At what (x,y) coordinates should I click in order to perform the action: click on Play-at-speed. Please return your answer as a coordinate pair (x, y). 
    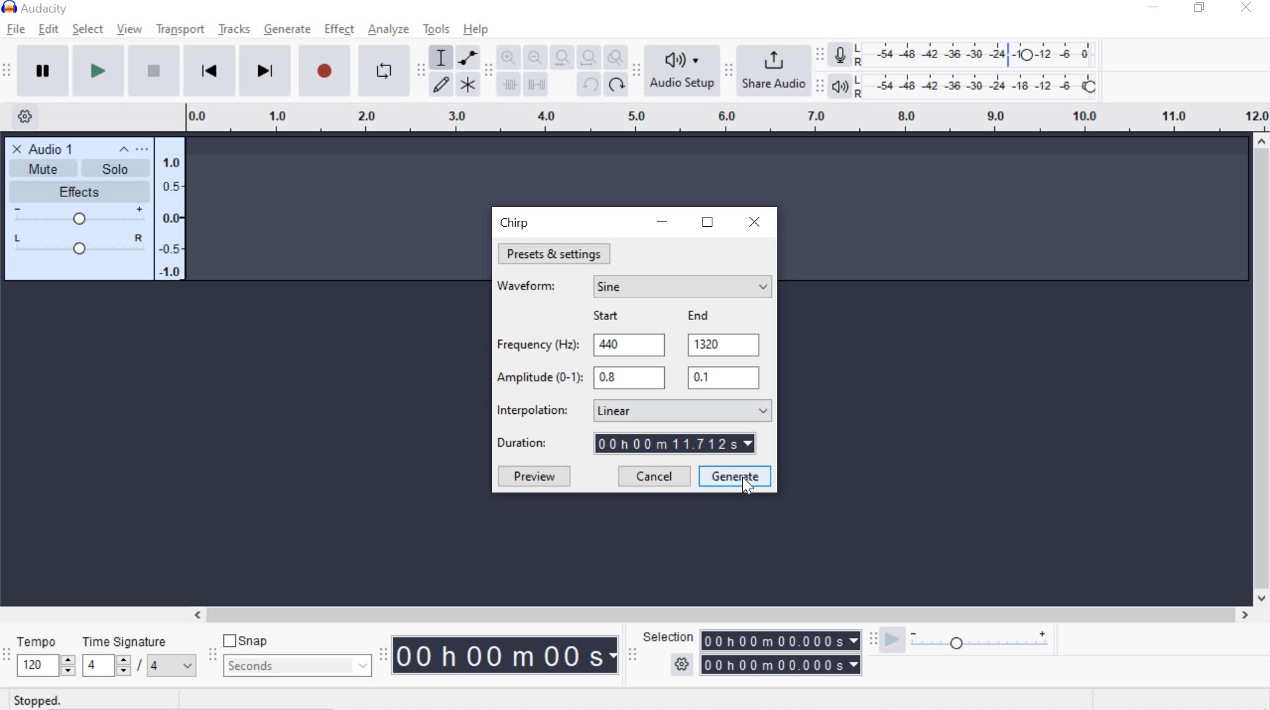
    Looking at the image, I should click on (892, 641).